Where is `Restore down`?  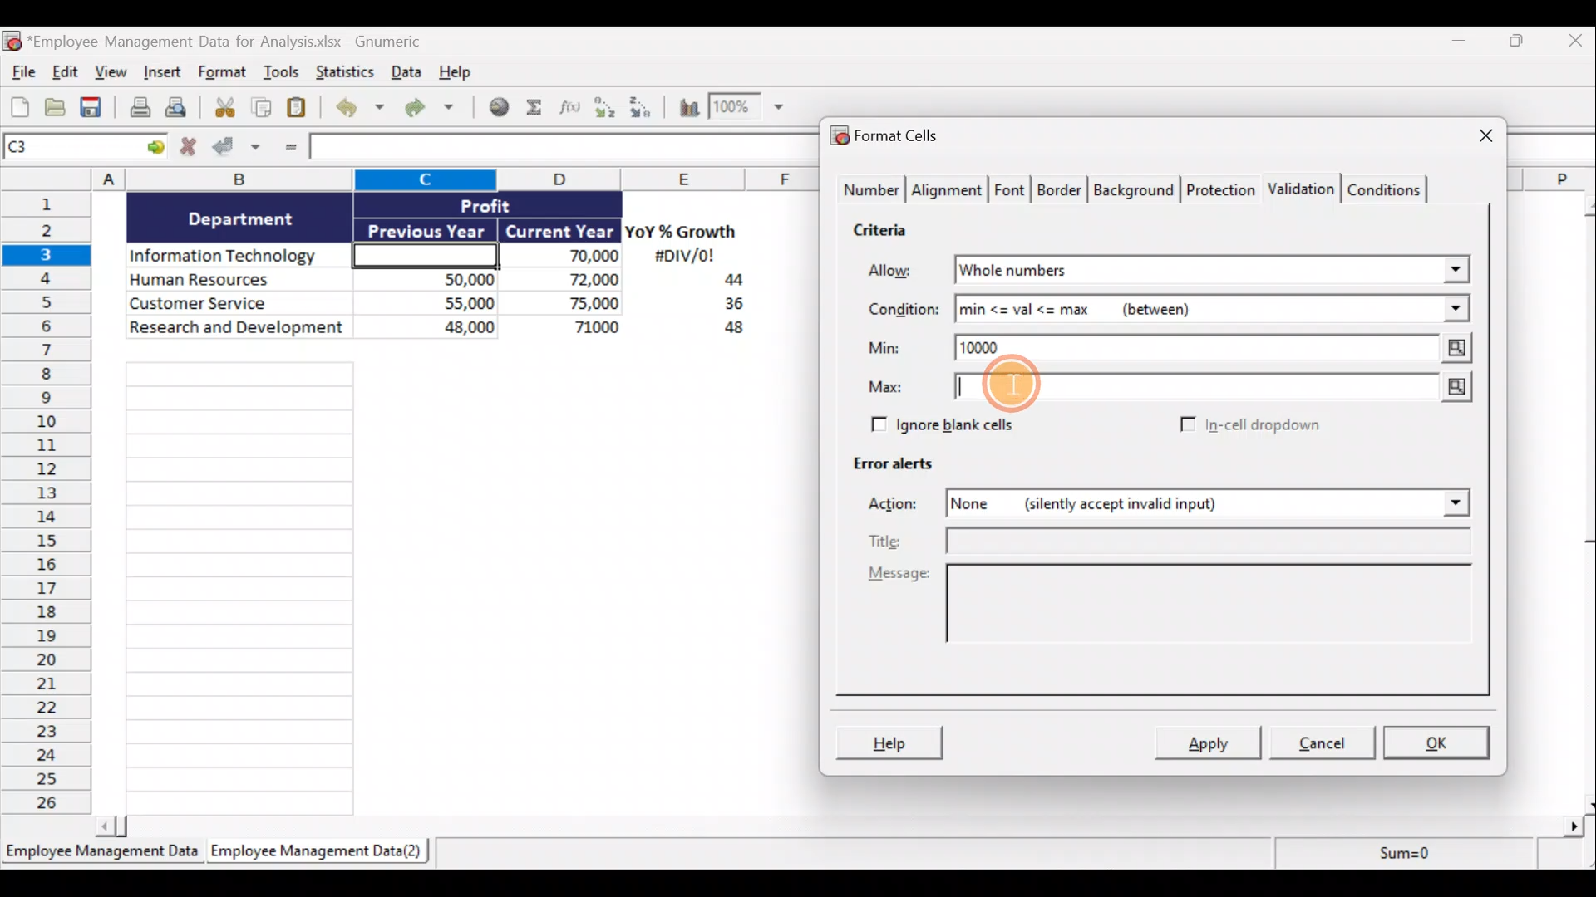
Restore down is located at coordinates (1518, 45).